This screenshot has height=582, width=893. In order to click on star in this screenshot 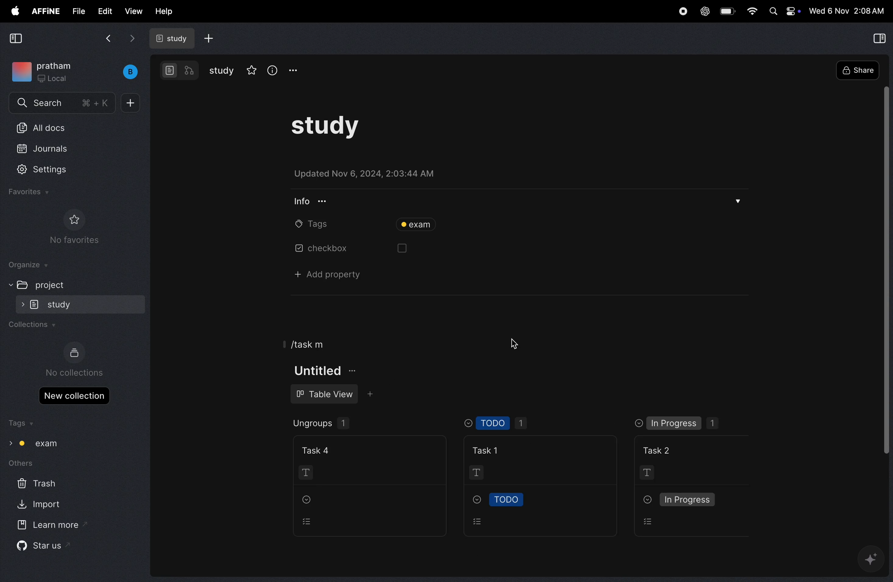, I will do `click(250, 70)`.